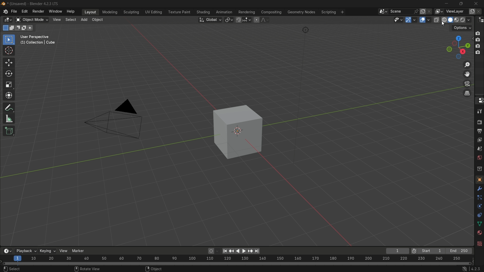  Describe the element at coordinates (31, 19) in the screenshot. I see `select mode` at that location.